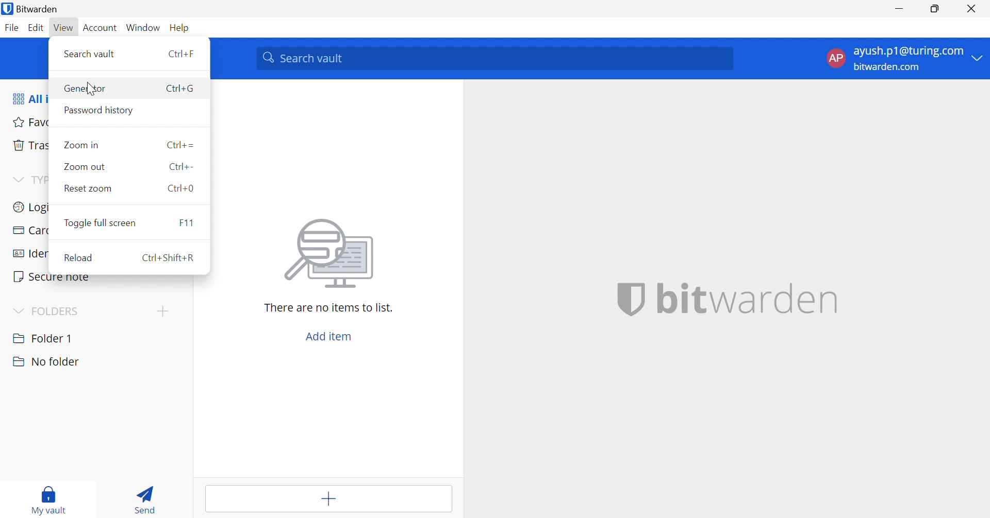 Image resolution: width=990 pixels, height=518 pixels. I want to click on Toggle full screen, so click(101, 223).